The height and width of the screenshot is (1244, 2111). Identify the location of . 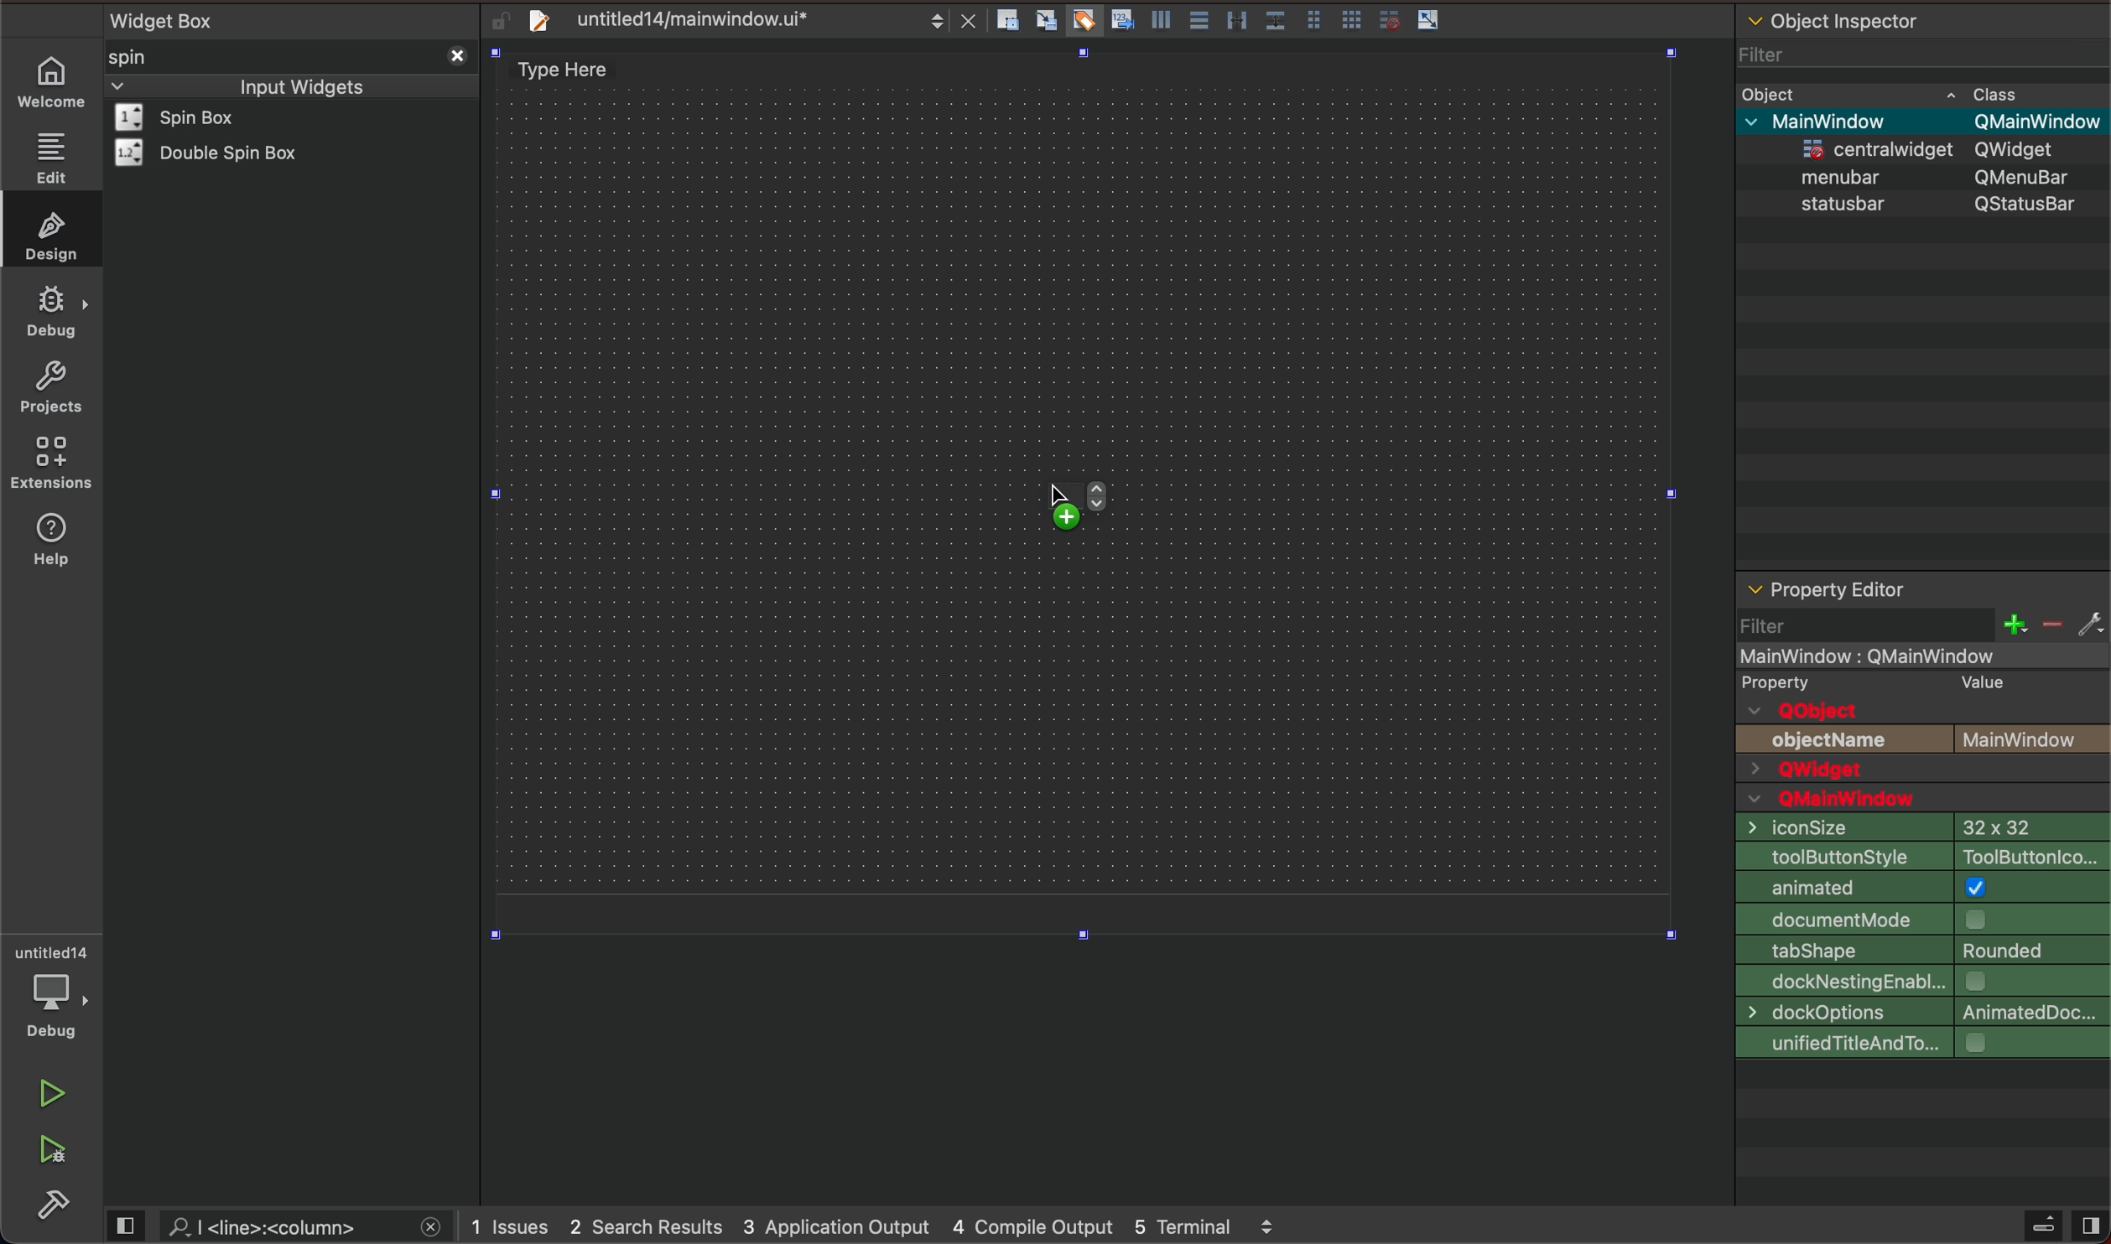
(2036, 122).